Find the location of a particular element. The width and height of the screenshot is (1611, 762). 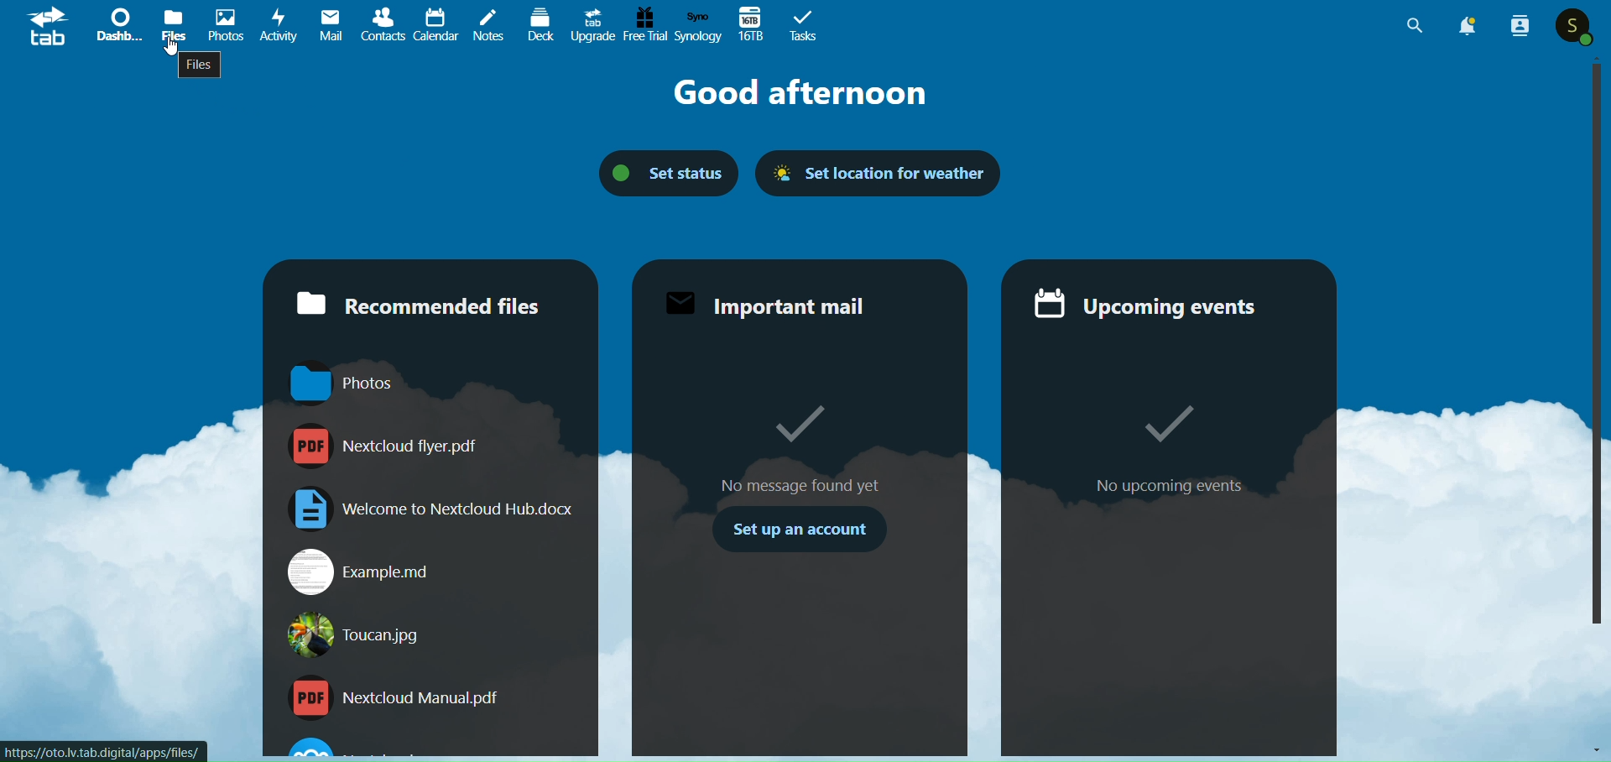

notification is located at coordinates (1469, 25).